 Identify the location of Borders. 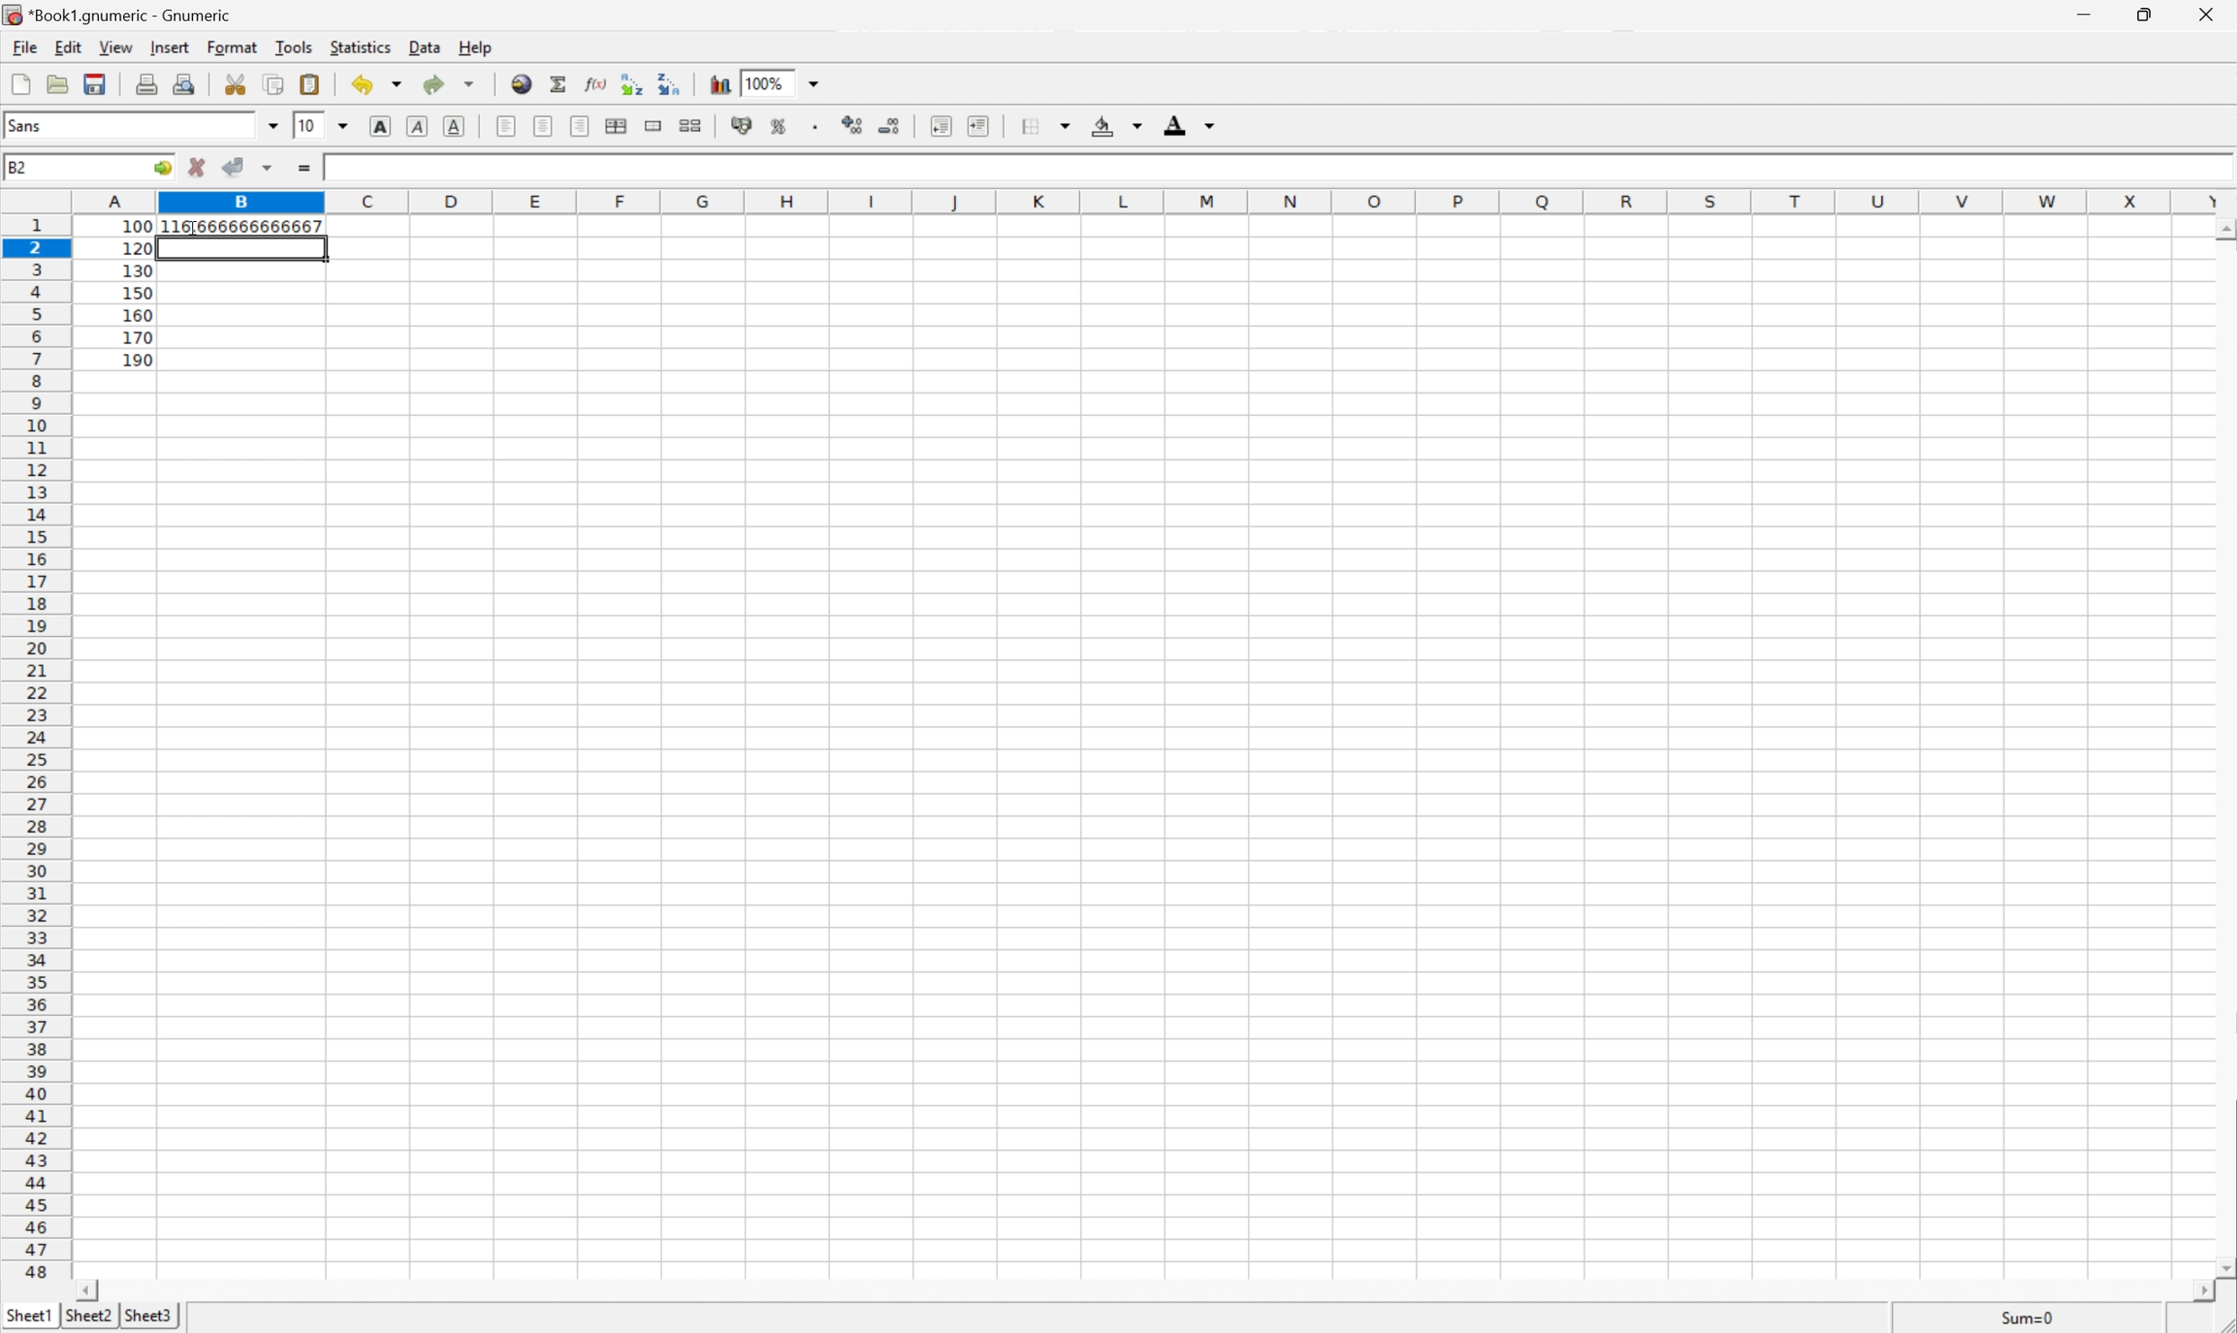
(1043, 125).